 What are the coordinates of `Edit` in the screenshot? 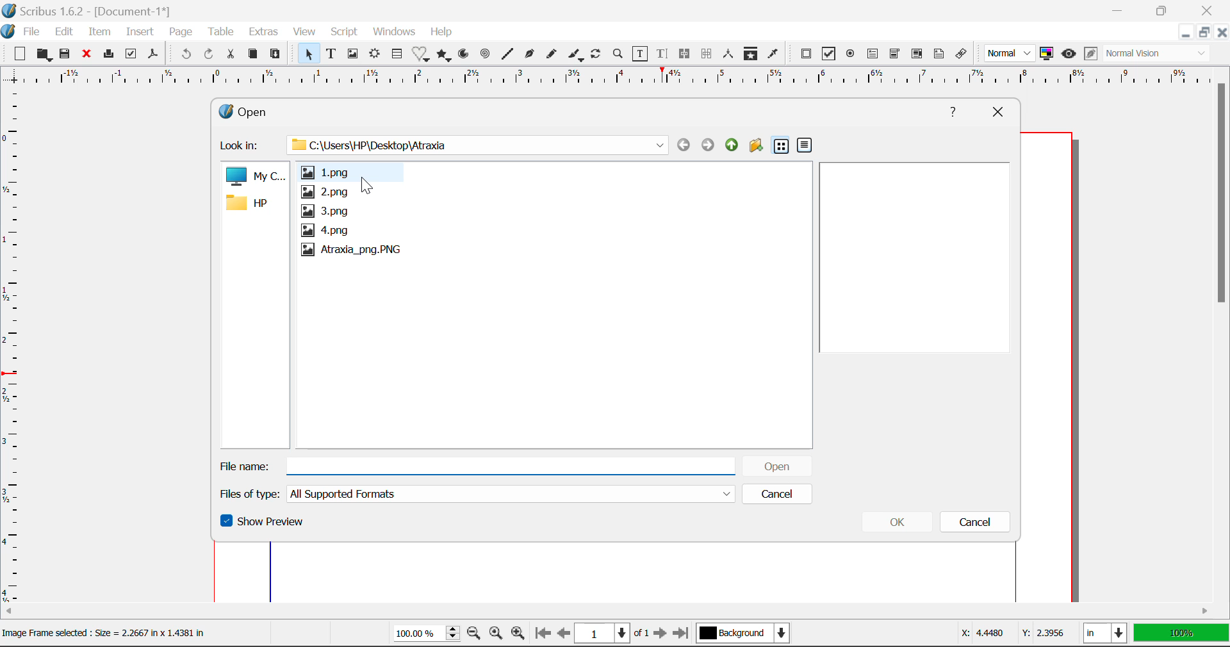 It's located at (64, 32).